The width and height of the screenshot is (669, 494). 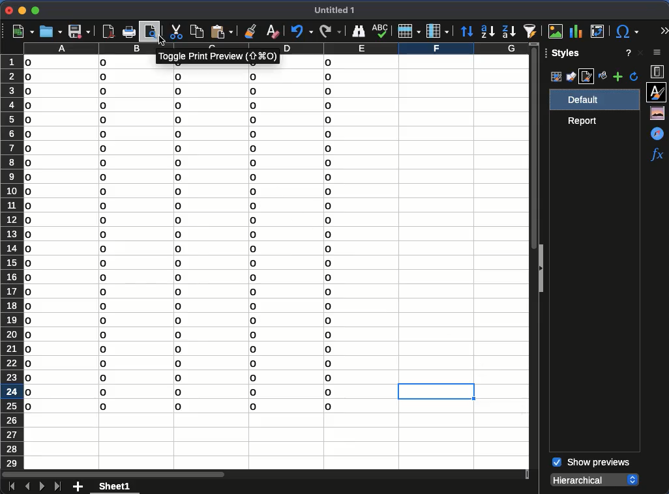 What do you see at coordinates (129, 32) in the screenshot?
I see `print` at bounding box center [129, 32].